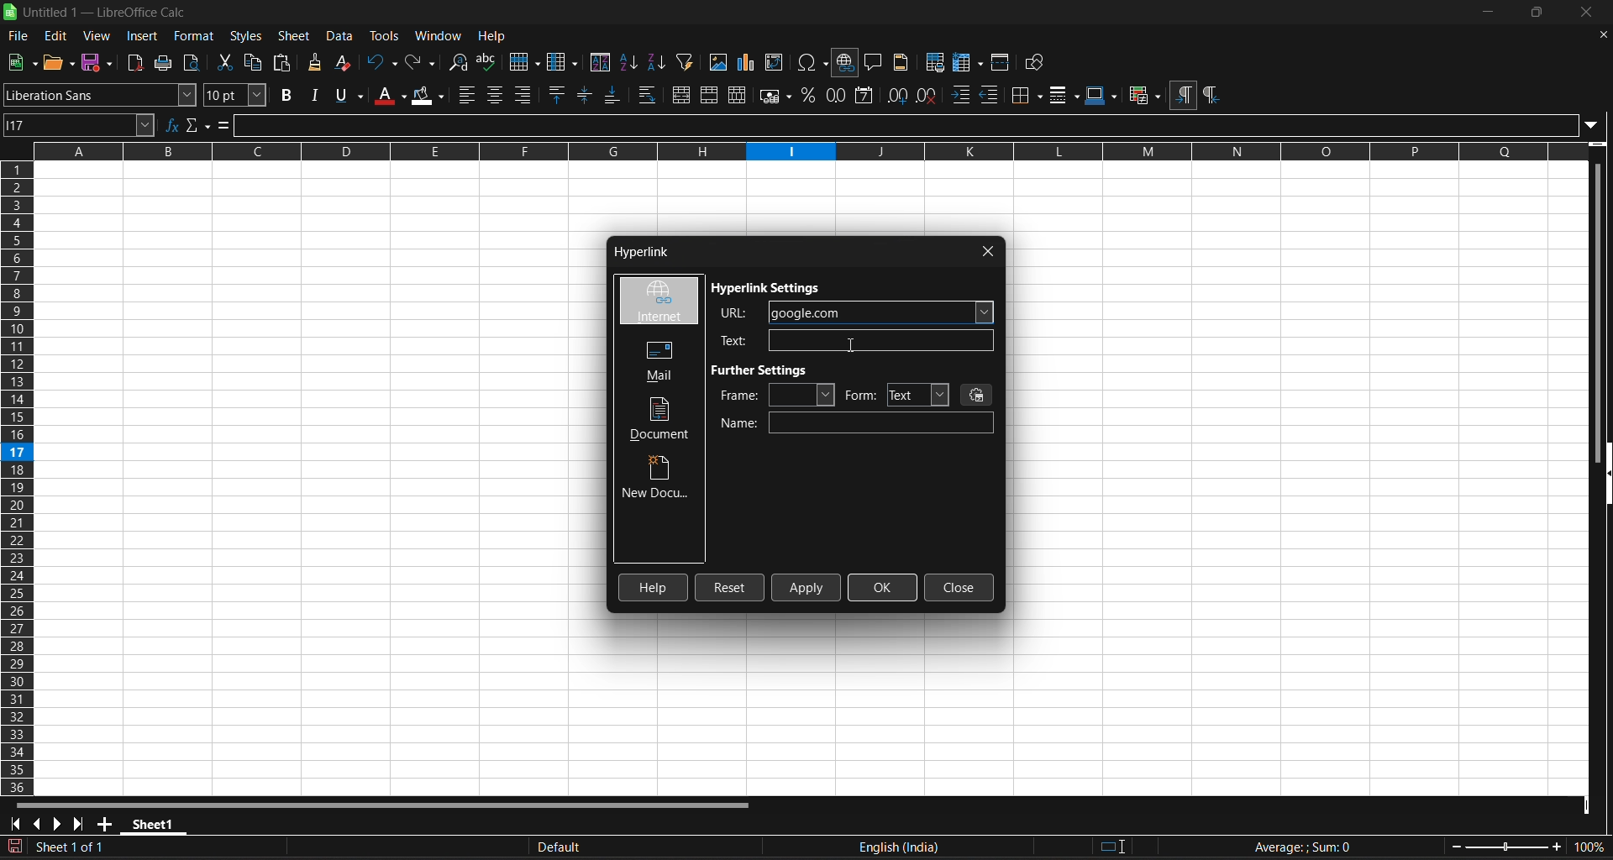 The width and height of the screenshot is (1613, 860). I want to click on headers and footers, so click(903, 62).